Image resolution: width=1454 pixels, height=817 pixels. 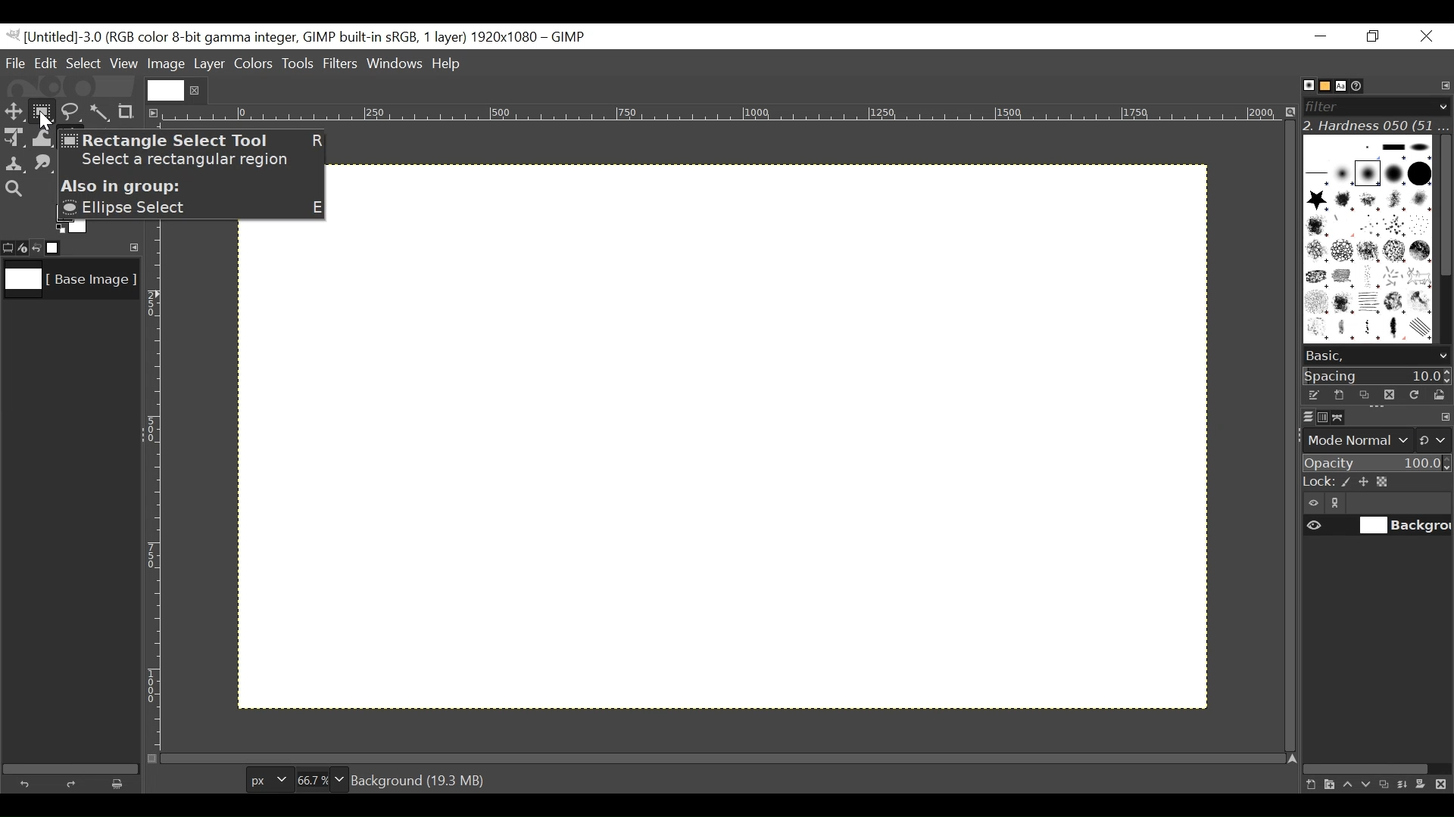 I want to click on link/unlink item, so click(x=1339, y=505).